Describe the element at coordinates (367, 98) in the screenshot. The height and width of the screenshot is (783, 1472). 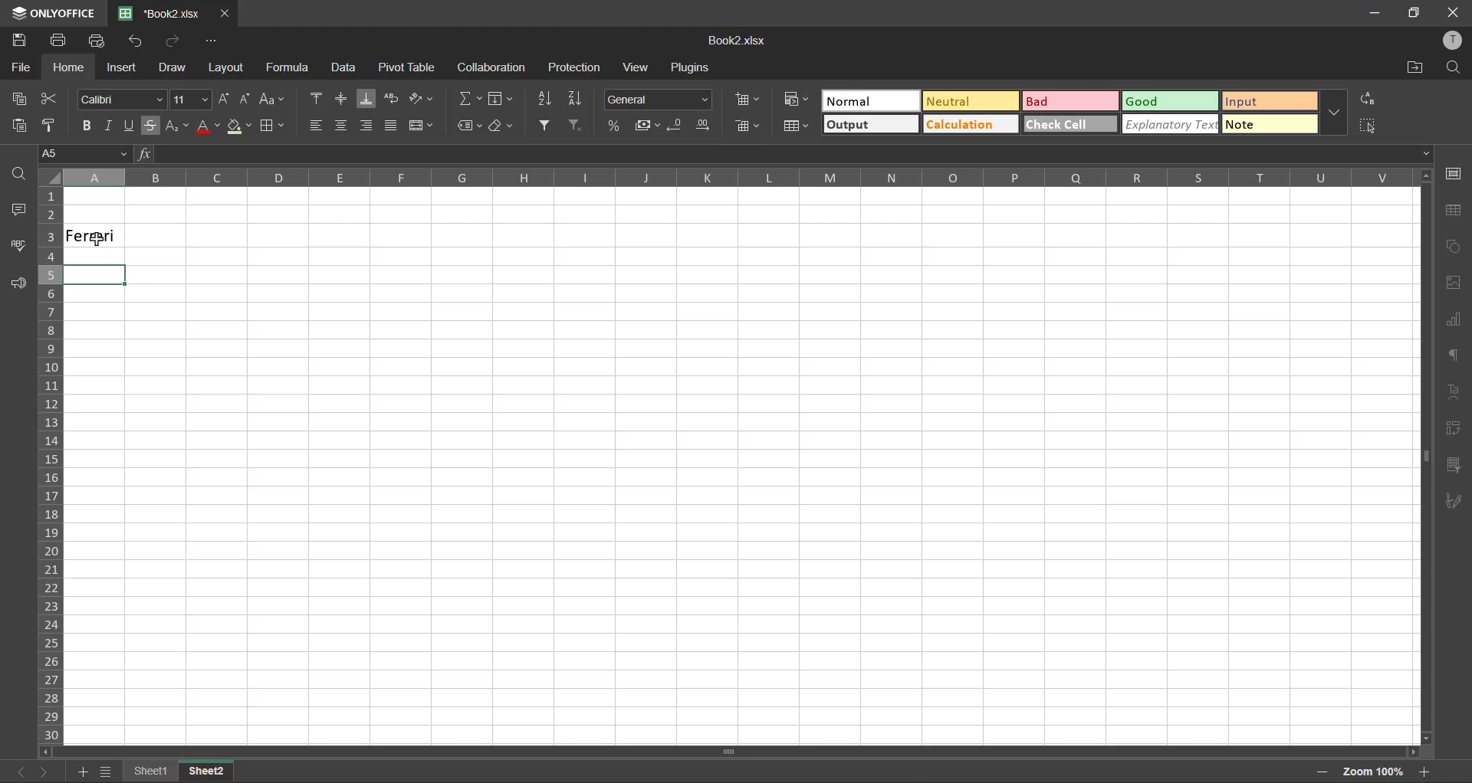
I see `align bottom` at that location.